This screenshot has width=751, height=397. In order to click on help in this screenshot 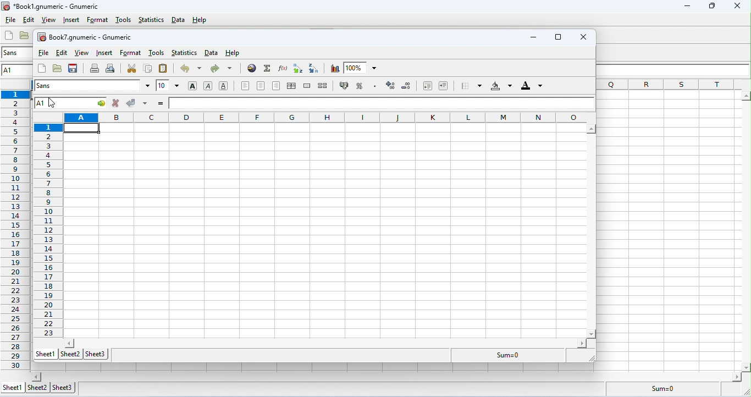, I will do `click(199, 20)`.